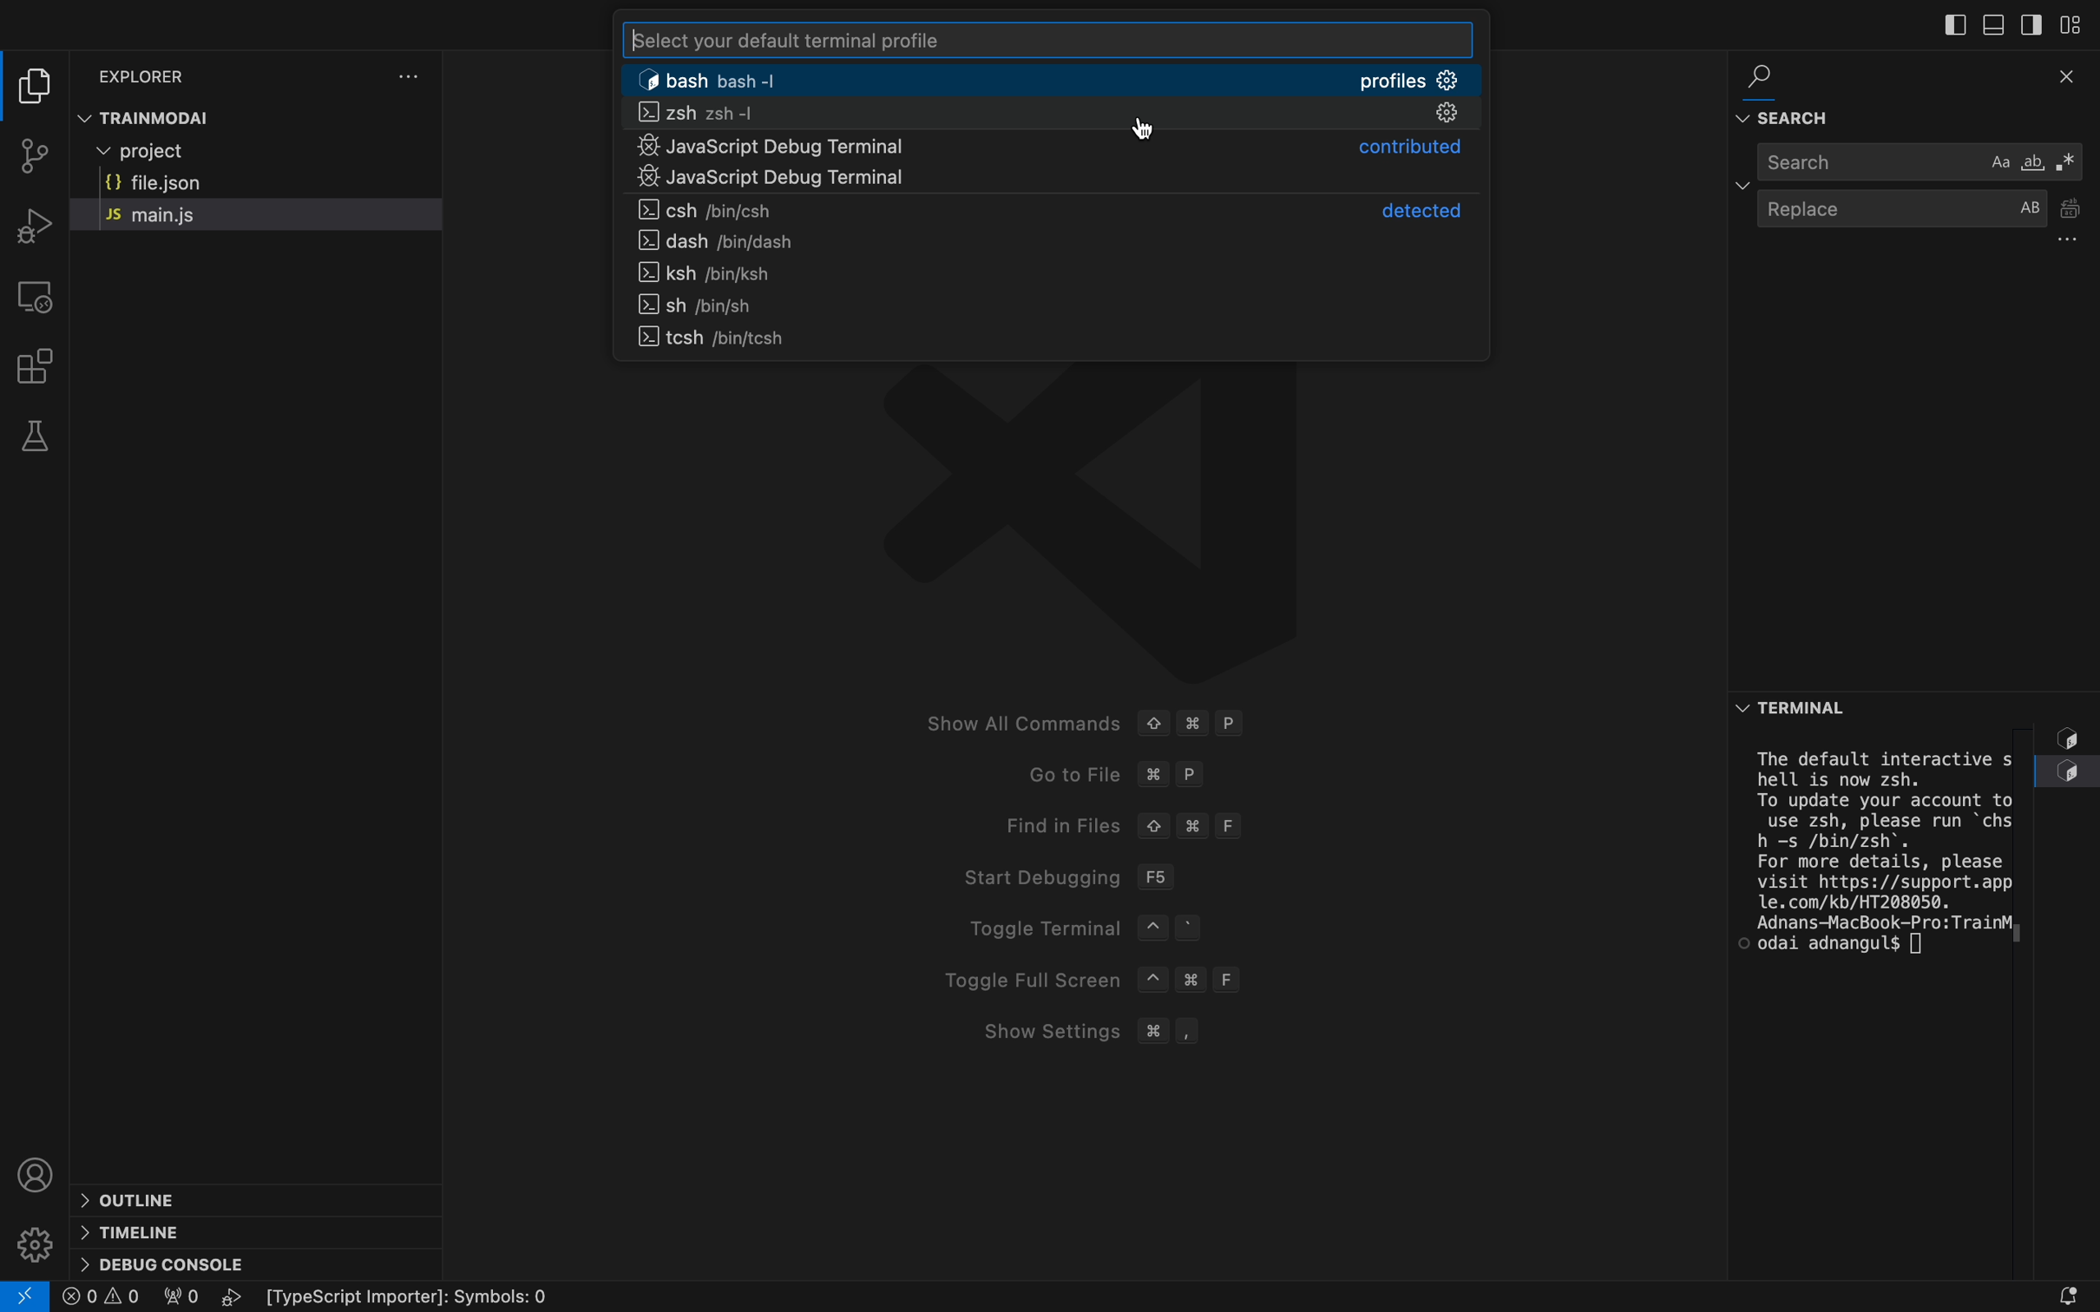 Image resolution: width=2100 pixels, height=1312 pixels. What do you see at coordinates (1141, 131) in the screenshot?
I see `cursor` at bounding box center [1141, 131].